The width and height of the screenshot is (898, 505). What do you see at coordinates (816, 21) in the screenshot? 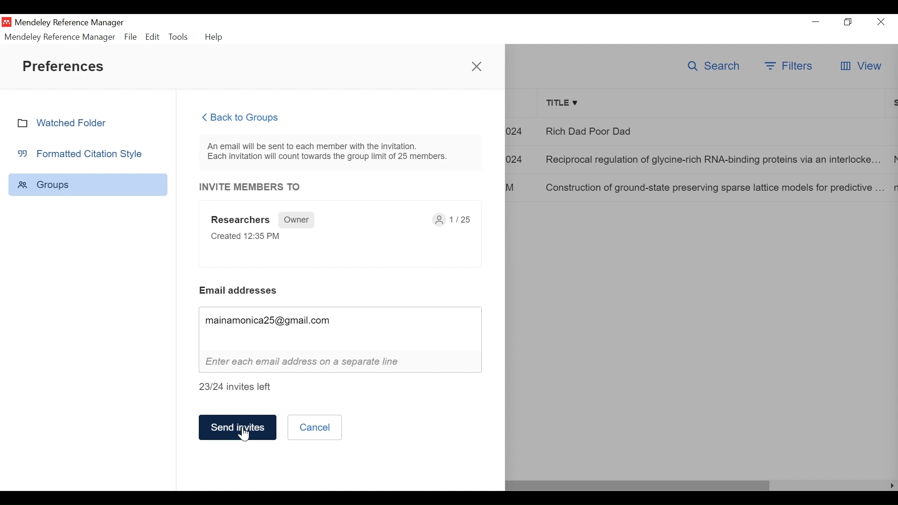
I see `minimize` at bounding box center [816, 21].